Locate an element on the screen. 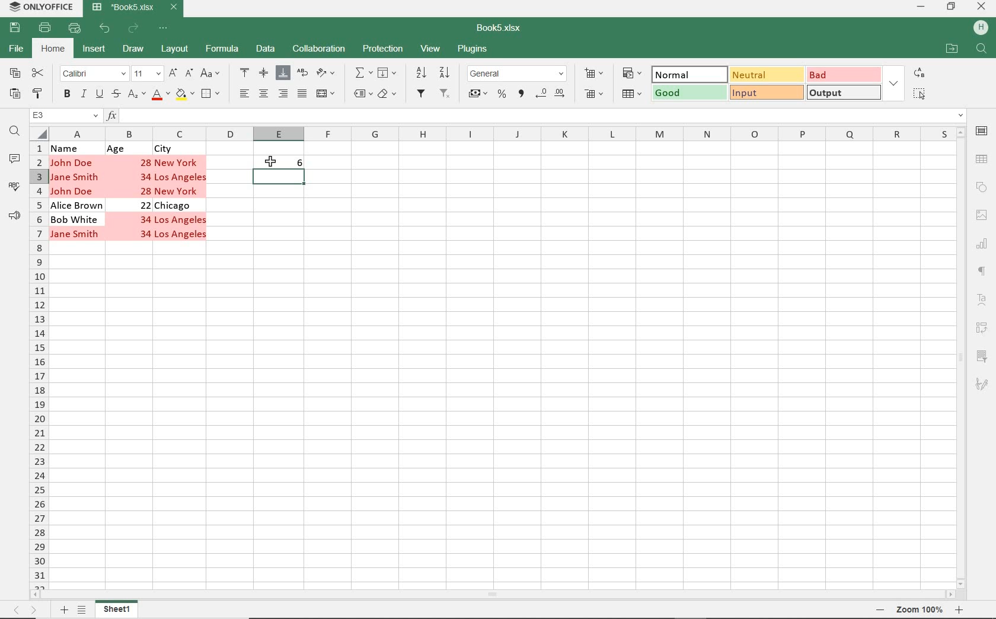 The width and height of the screenshot is (996, 619). FIND is located at coordinates (17, 132).